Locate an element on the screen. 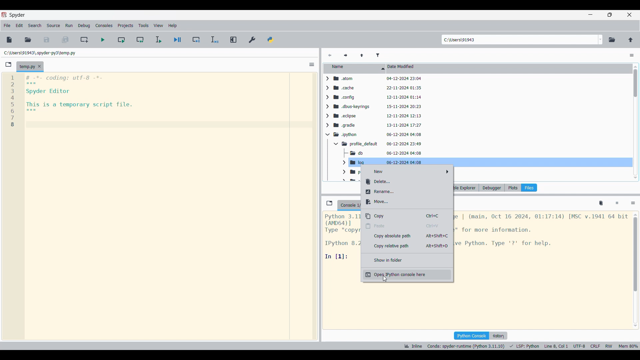 The image size is (640, 360). Files highlighted as current selection is located at coordinates (529, 188).